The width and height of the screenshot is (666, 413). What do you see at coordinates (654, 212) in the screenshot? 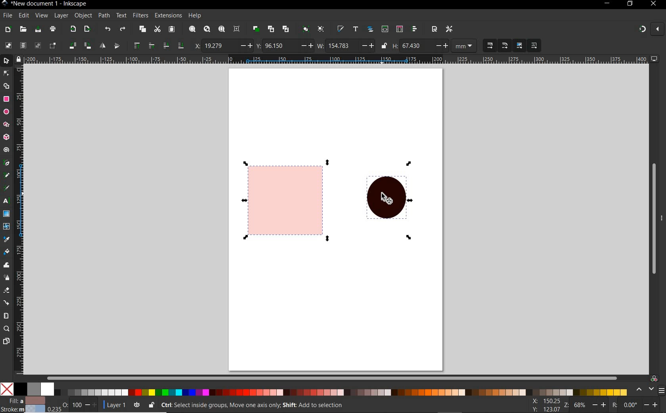
I see `scrollbar` at bounding box center [654, 212].